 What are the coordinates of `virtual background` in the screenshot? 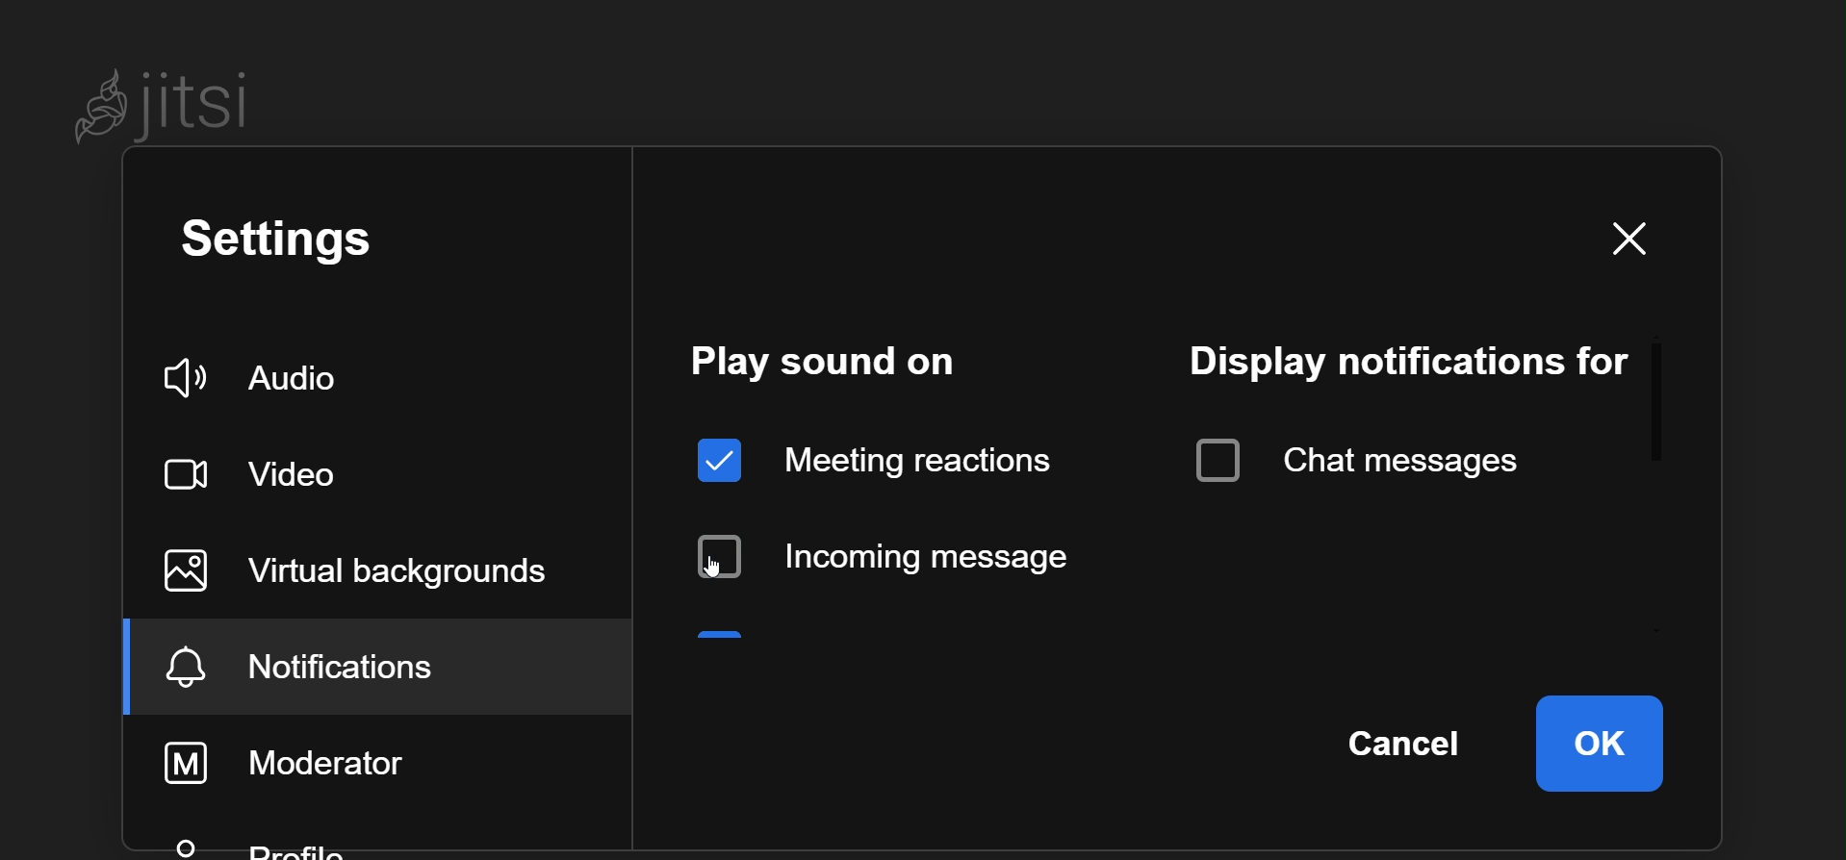 It's located at (379, 569).